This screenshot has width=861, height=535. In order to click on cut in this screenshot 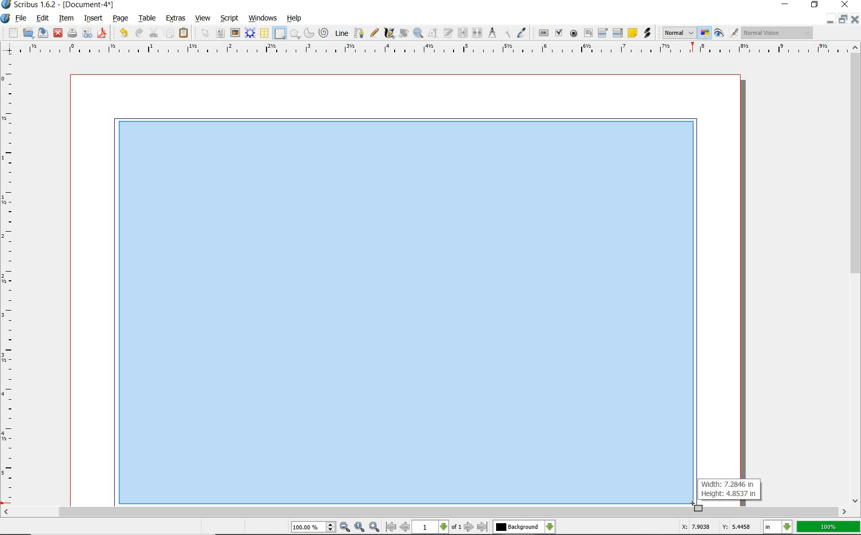, I will do `click(154, 32)`.